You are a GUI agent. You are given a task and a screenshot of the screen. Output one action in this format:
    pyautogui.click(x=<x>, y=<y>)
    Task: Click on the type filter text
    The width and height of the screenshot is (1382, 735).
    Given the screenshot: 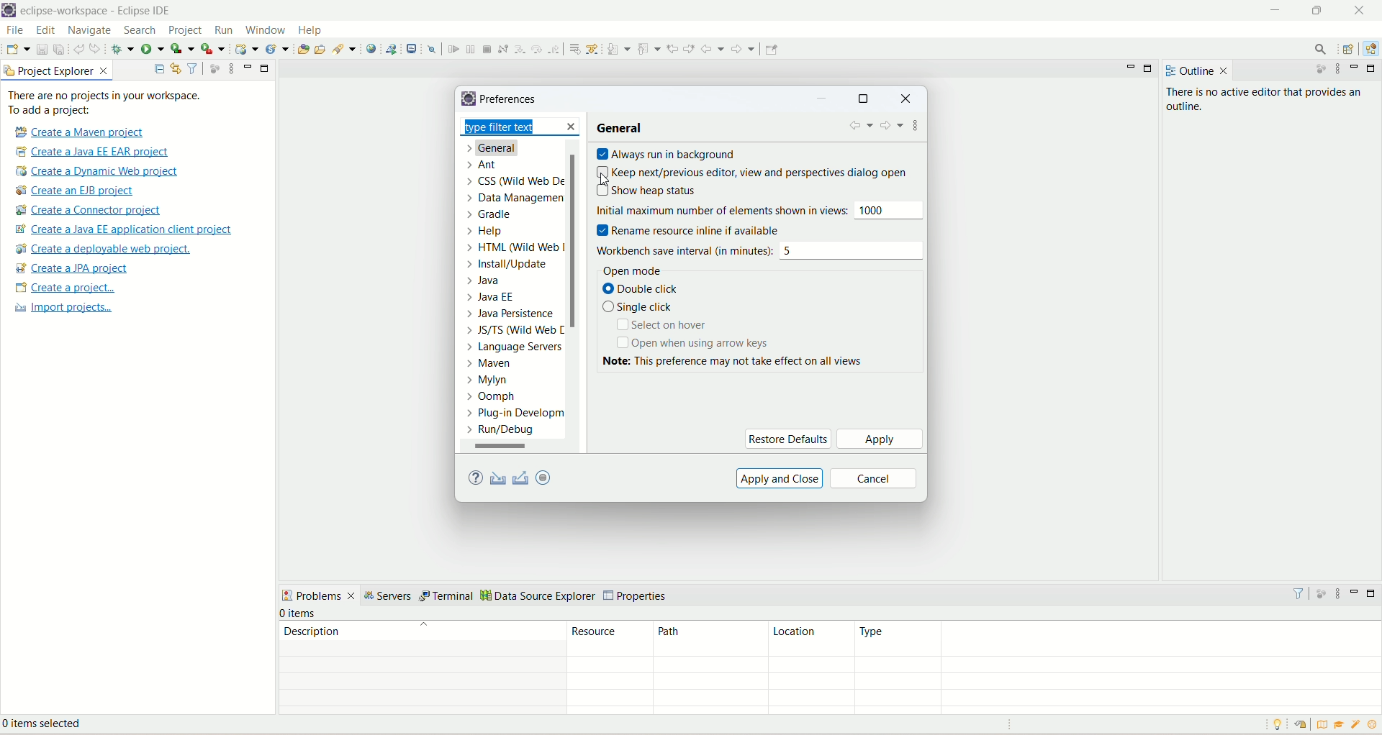 What is the action you would take?
    pyautogui.click(x=511, y=127)
    